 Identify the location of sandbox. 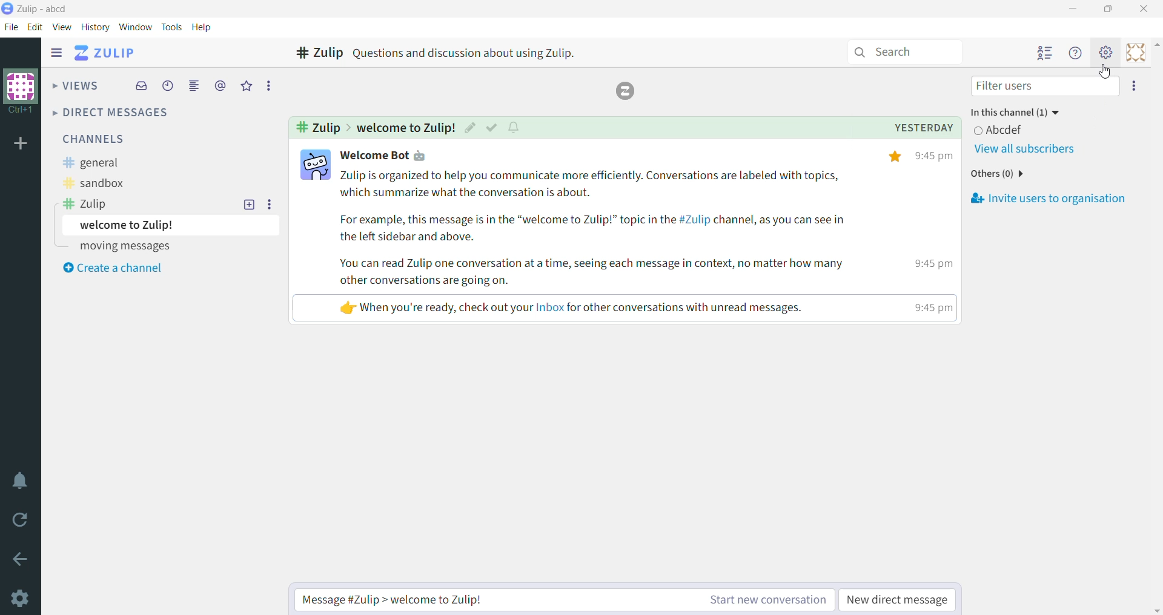
(93, 182).